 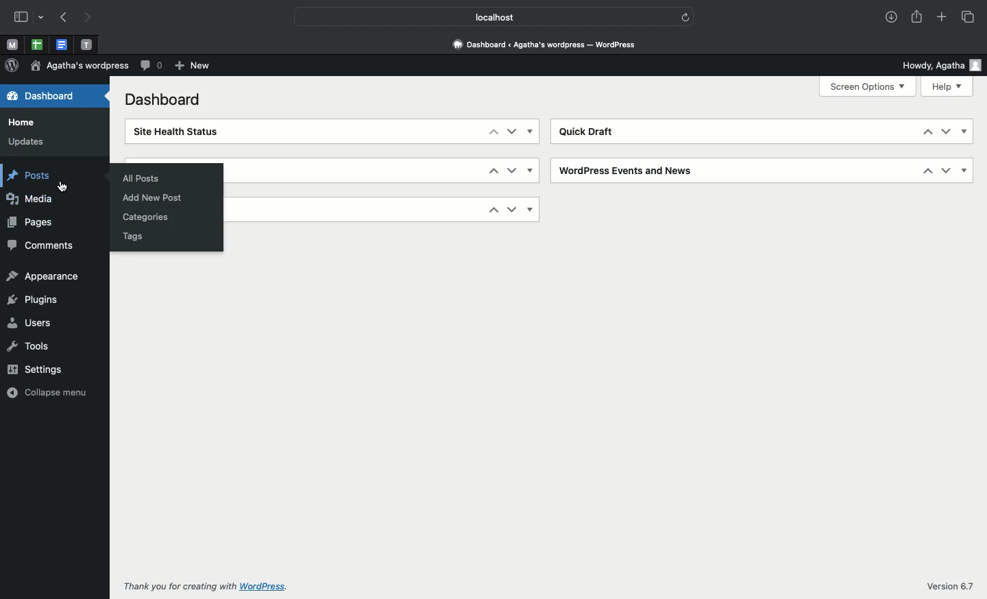 What do you see at coordinates (36, 369) in the screenshot?
I see `Settings` at bounding box center [36, 369].